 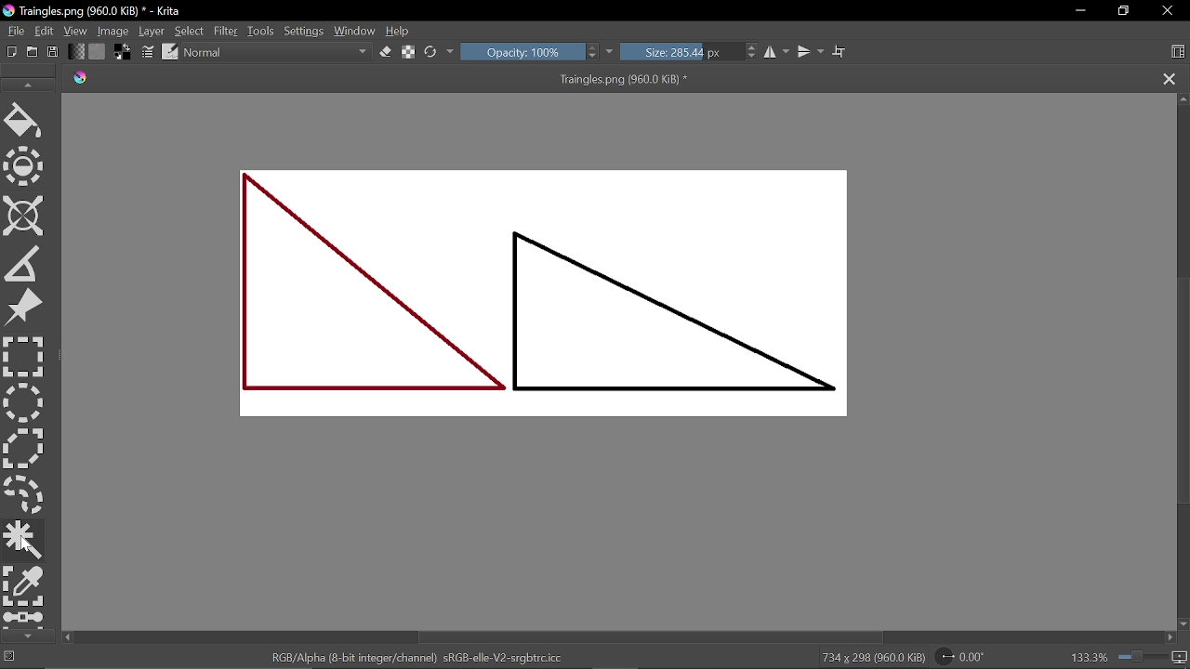 I want to click on Choose workspace, so click(x=1180, y=51).